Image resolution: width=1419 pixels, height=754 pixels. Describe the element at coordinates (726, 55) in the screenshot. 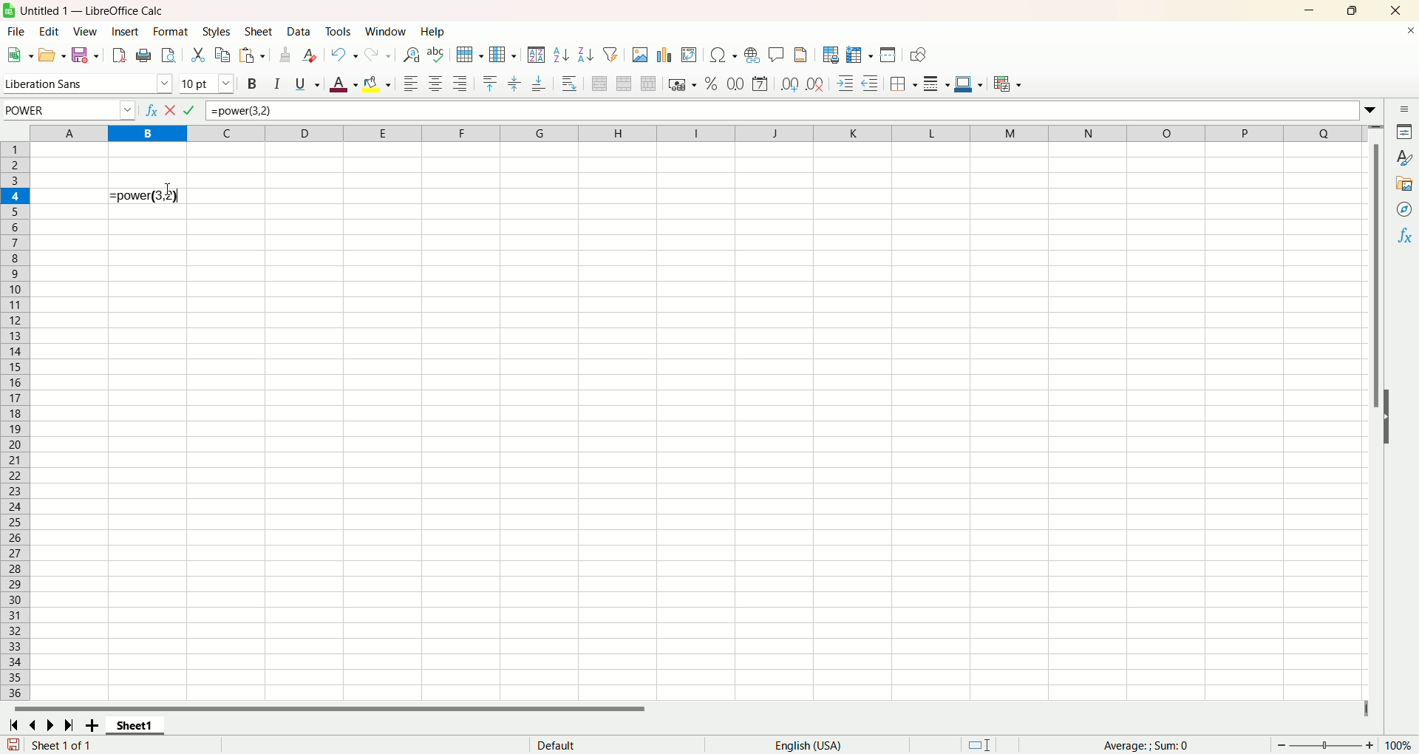

I see `insert special character` at that location.